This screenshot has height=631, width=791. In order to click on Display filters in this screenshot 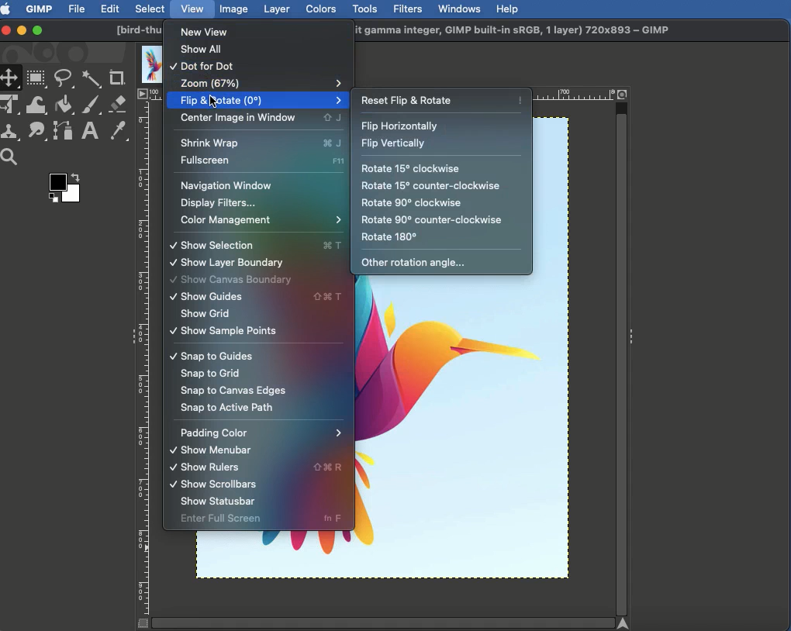, I will do `click(219, 204)`.